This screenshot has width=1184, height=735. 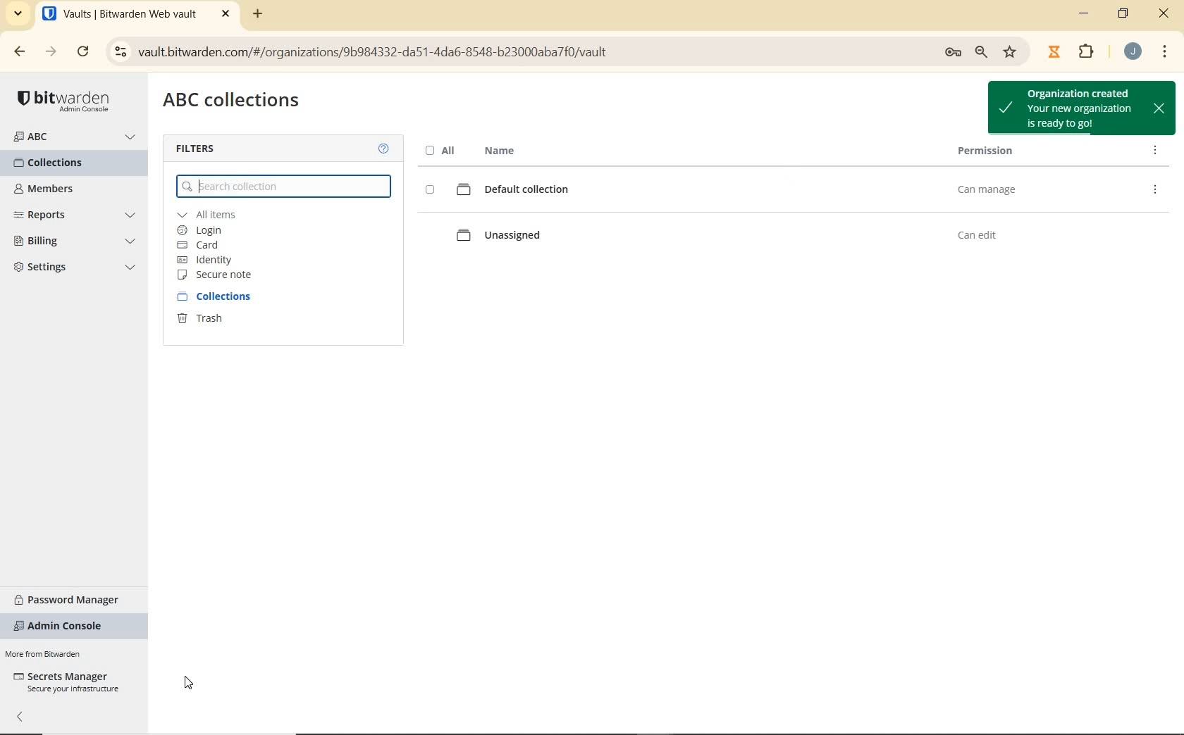 I want to click on search tabs, so click(x=18, y=15).